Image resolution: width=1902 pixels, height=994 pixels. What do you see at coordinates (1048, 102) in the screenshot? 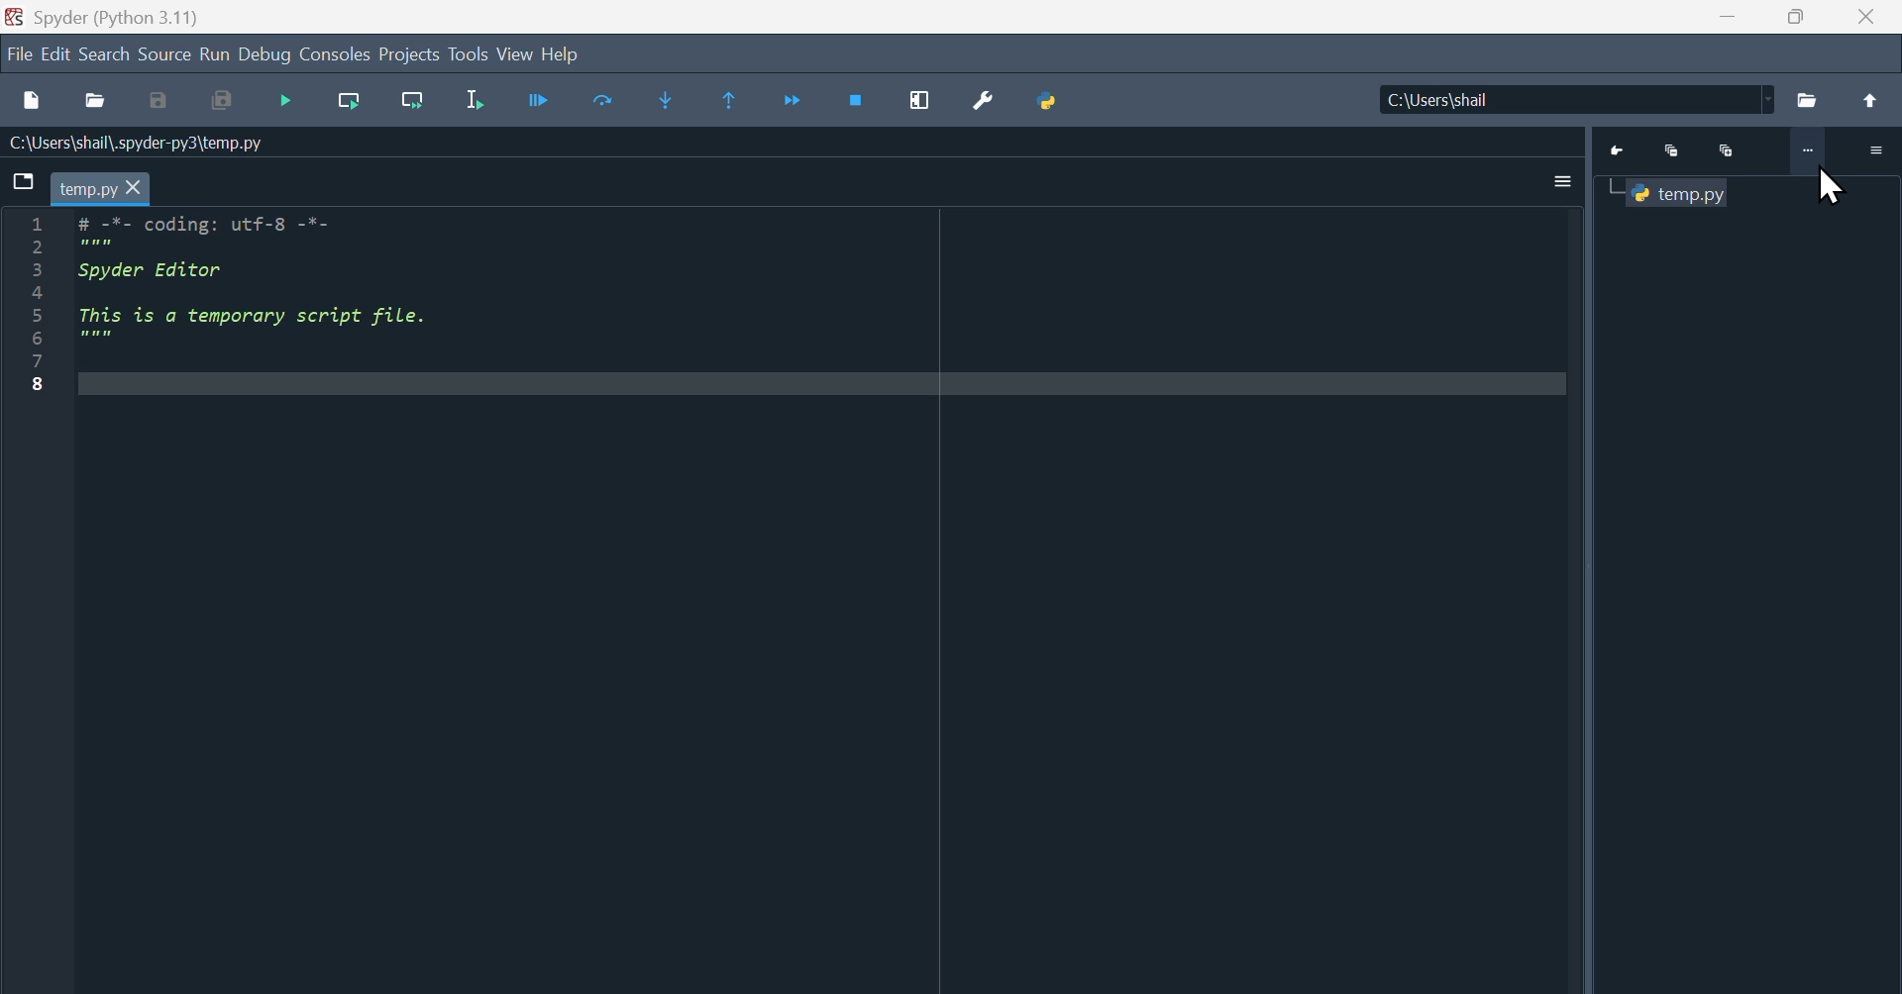
I see `Python path manager` at bounding box center [1048, 102].